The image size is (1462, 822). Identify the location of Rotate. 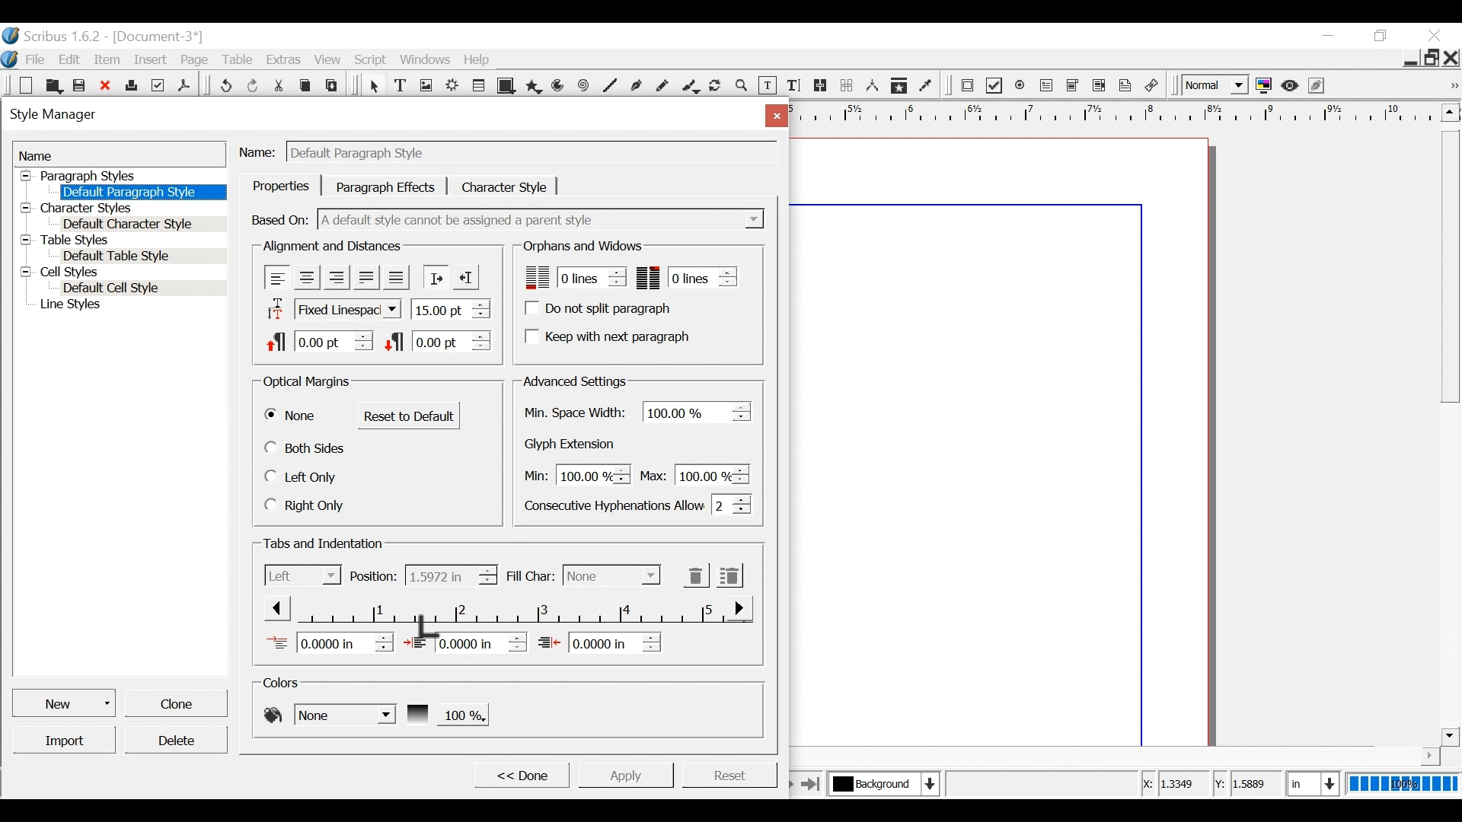
(716, 87).